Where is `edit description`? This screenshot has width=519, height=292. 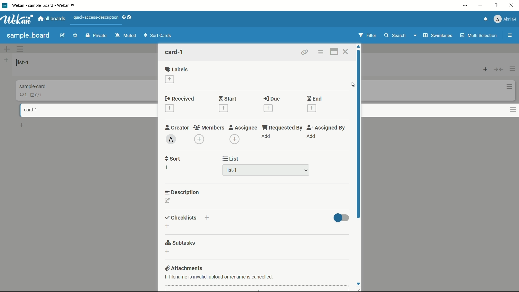 edit description is located at coordinates (168, 204).